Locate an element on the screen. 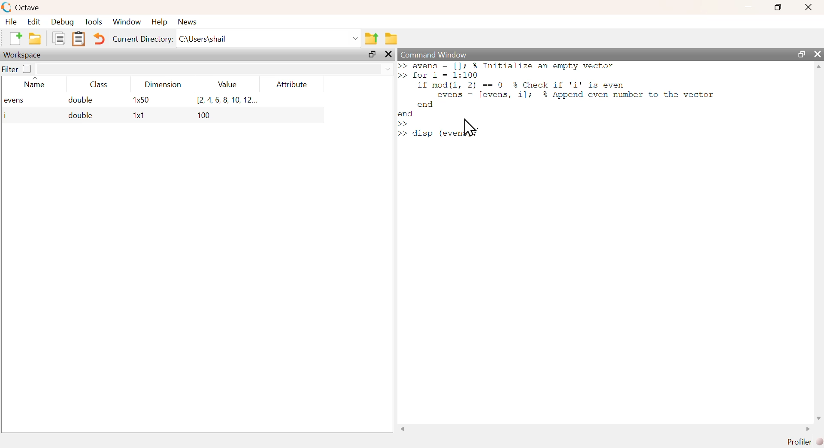 This screenshot has height=448, width=824. cursor is located at coordinates (470, 128).